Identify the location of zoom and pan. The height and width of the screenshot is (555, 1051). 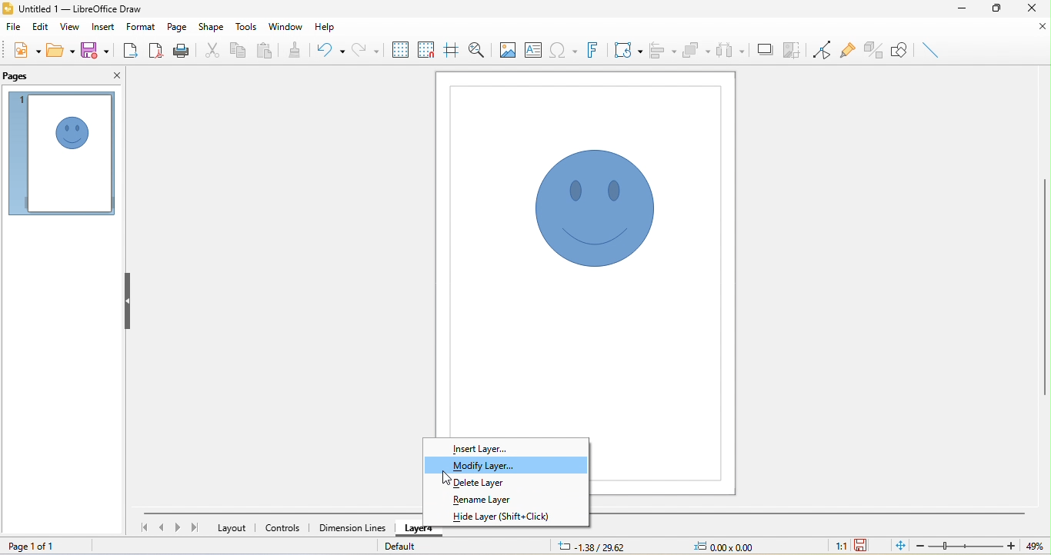
(479, 49).